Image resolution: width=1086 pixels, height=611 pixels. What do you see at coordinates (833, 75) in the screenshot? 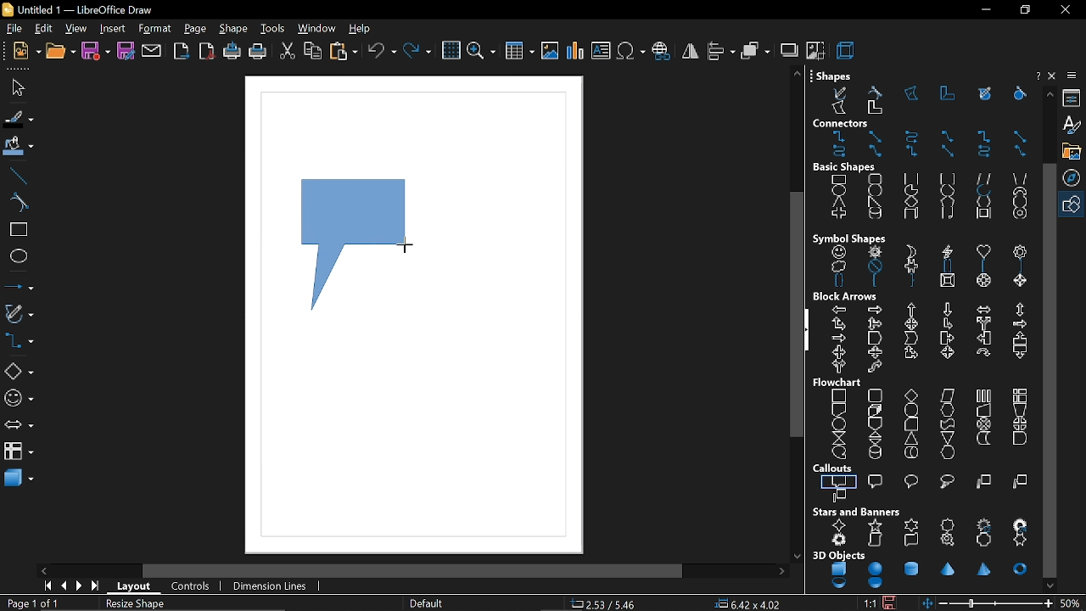
I see `shapes` at bounding box center [833, 75].